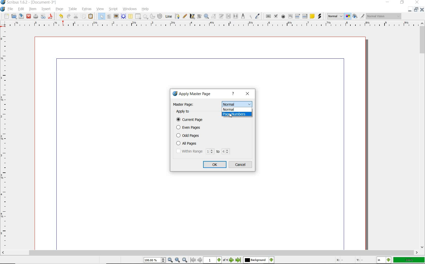 The image size is (425, 264). Describe the element at coordinates (189, 128) in the screenshot. I see `even pages` at that location.